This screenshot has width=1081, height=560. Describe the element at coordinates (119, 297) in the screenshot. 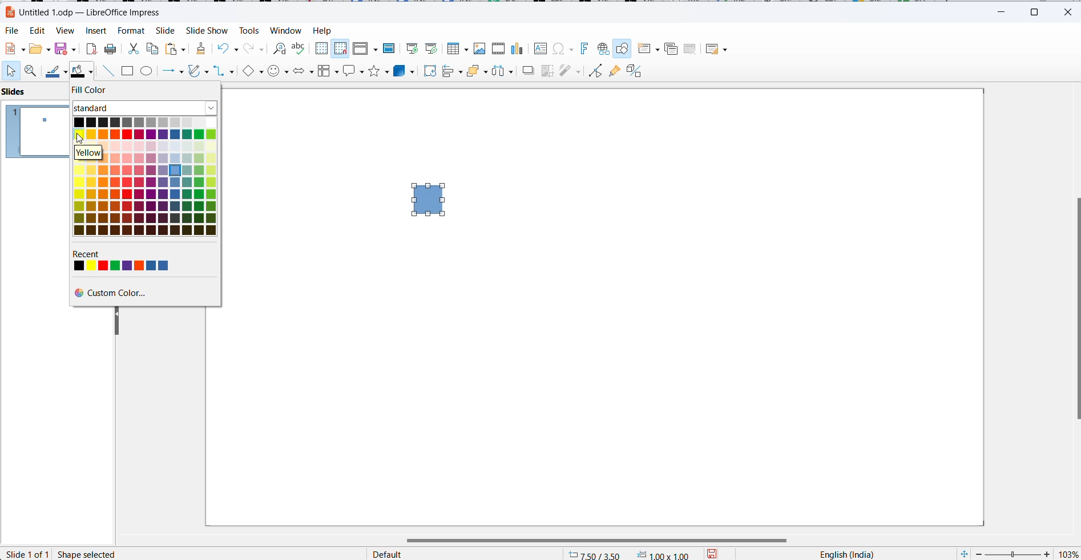

I see `custom color options` at that location.